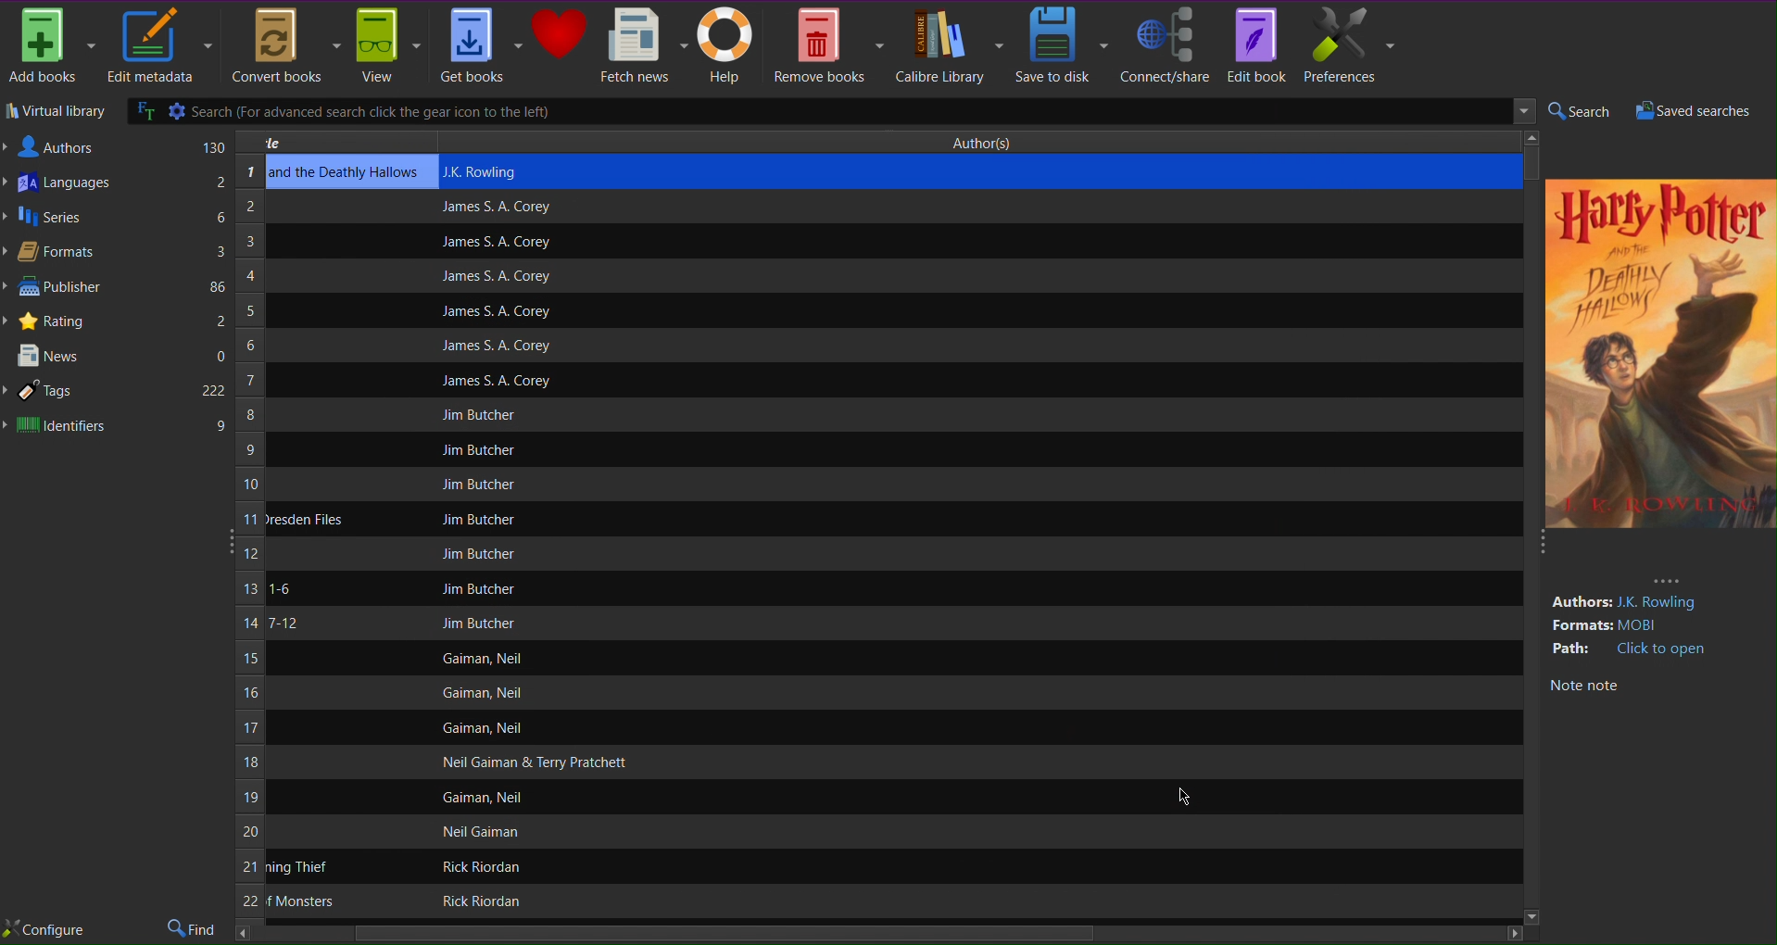 Image resolution: width=1777 pixels, height=945 pixels. Describe the element at coordinates (1667, 579) in the screenshot. I see `more` at that location.